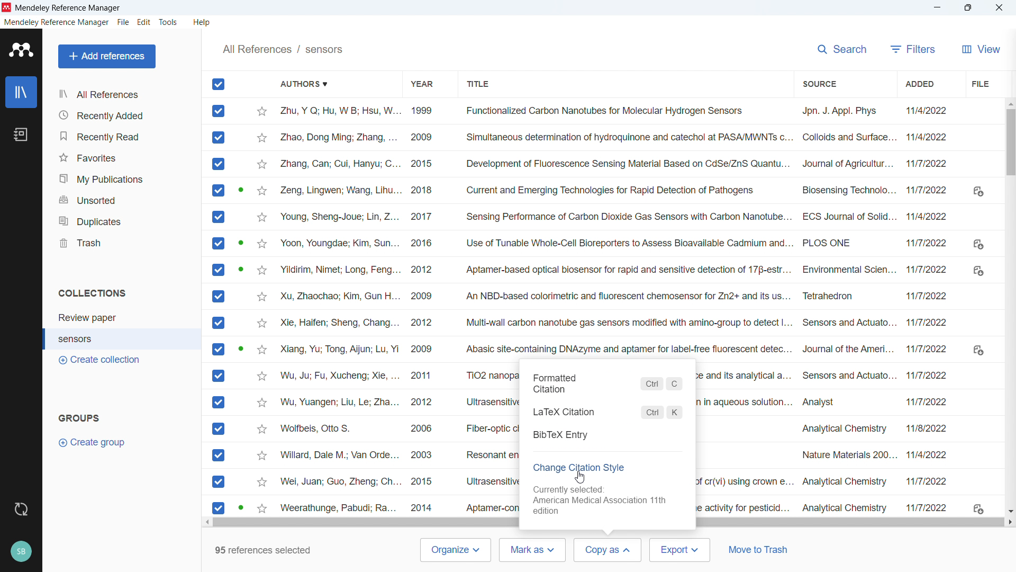 The height and width of the screenshot is (572, 1016). I want to click on help, so click(202, 23).